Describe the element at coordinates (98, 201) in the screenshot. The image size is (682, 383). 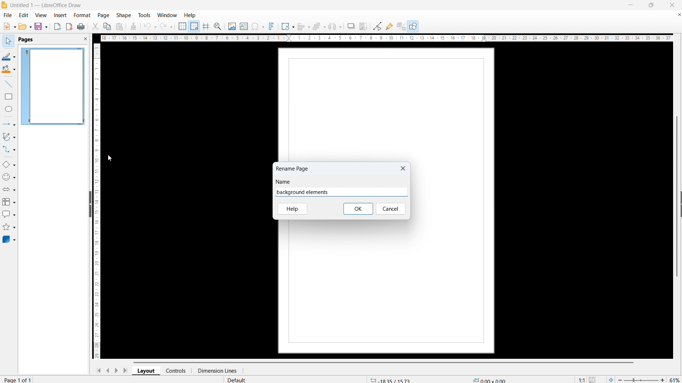
I see `vertical ruler` at that location.